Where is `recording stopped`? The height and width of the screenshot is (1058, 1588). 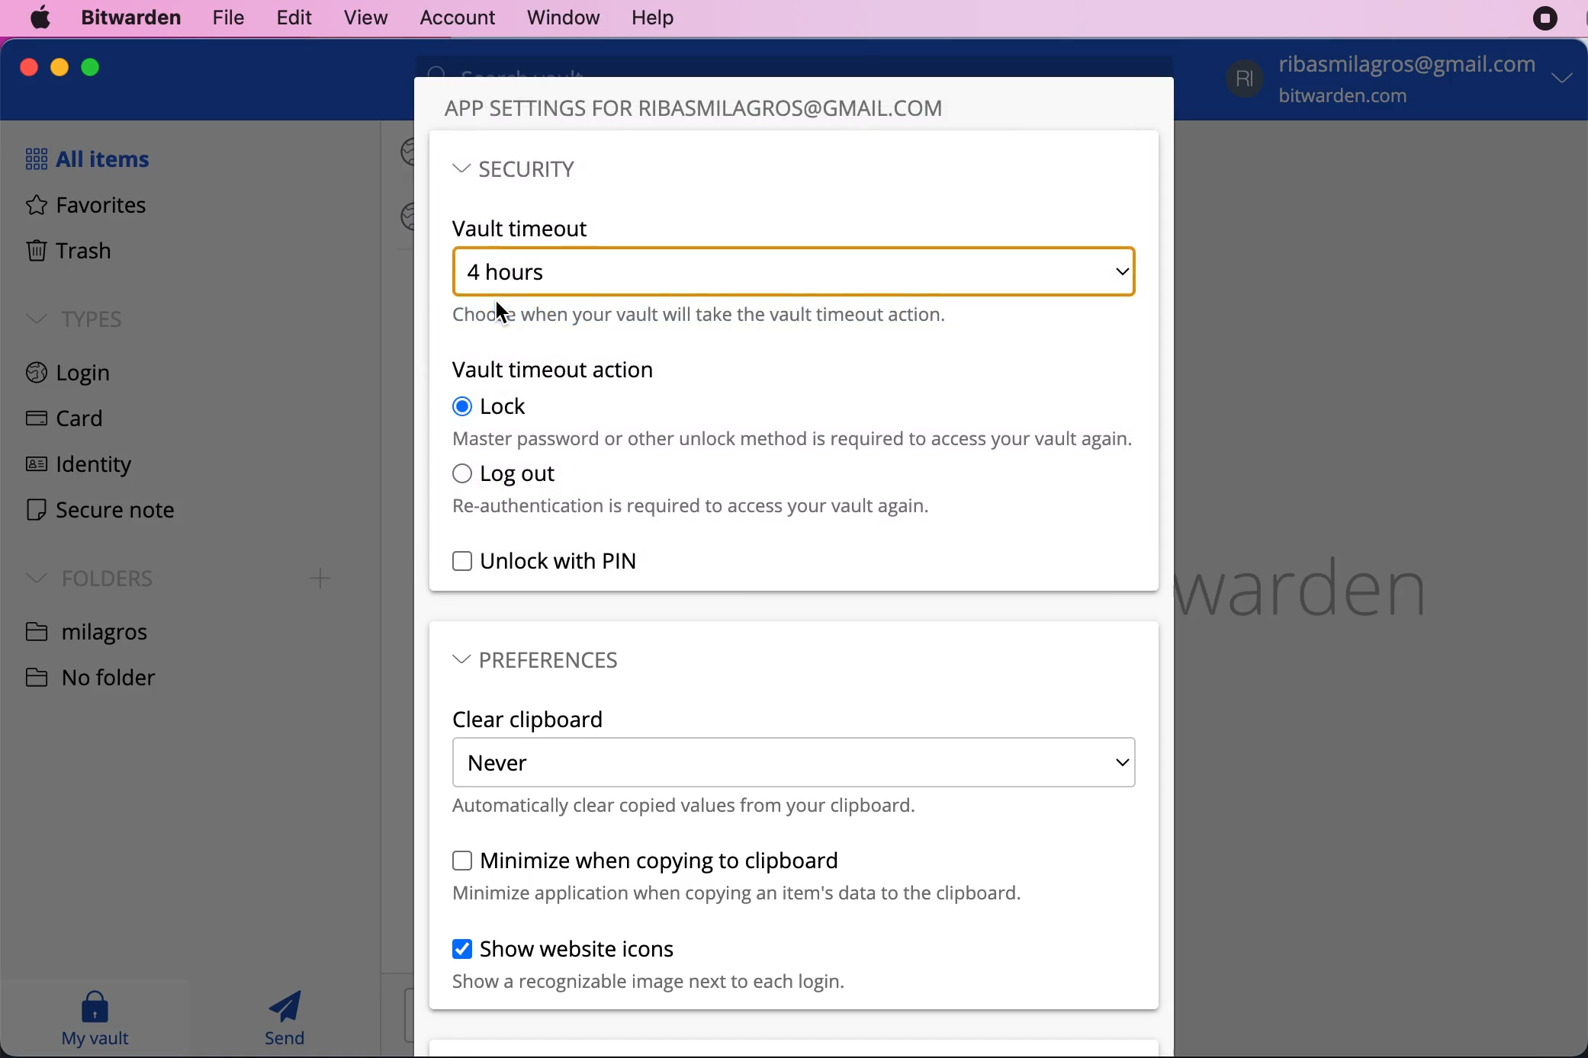 recording stopped is located at coordinates (1545, 19).